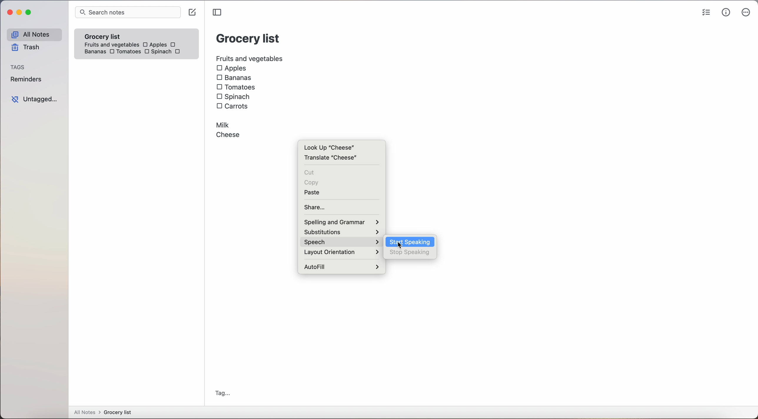  Describe the element at coordinates (20, 12) in the screenshot. I see `minimize` at that location.